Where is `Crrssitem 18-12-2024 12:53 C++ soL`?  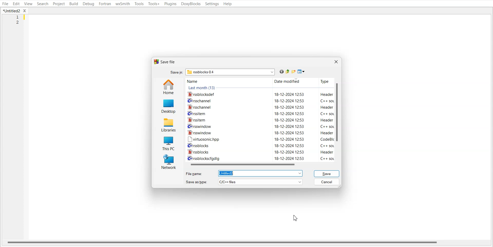
Crrssitem 18-12-2024 12:53 C++ soL is located at coordinates (261, 114).